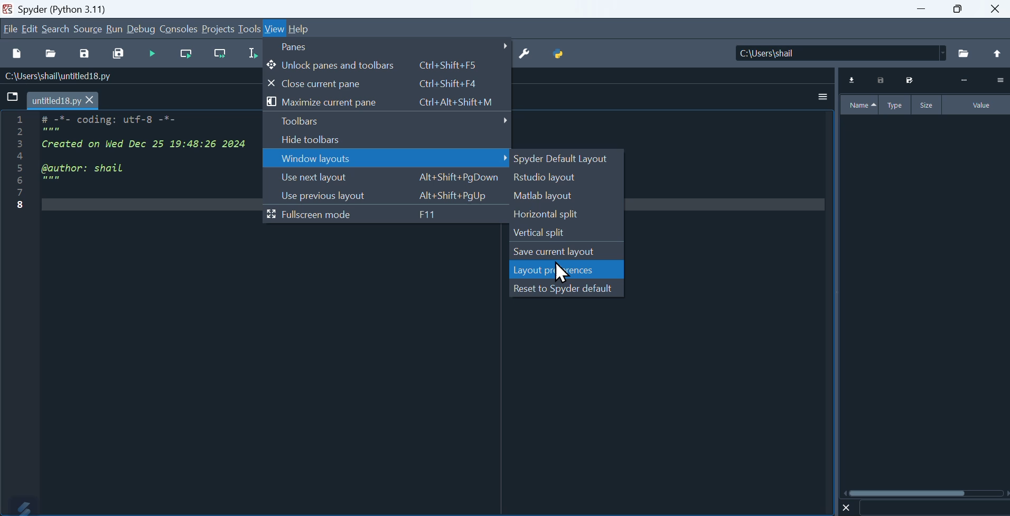 The width and height of the screenshot is (1010, 516). I want to click on Hide toolbars, so click(386, 140).